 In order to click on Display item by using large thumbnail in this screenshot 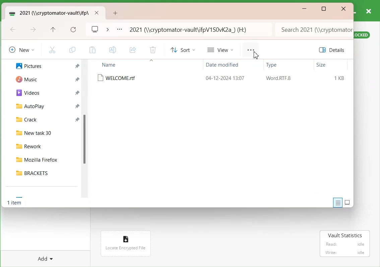, I will do `click(348, 202)`.